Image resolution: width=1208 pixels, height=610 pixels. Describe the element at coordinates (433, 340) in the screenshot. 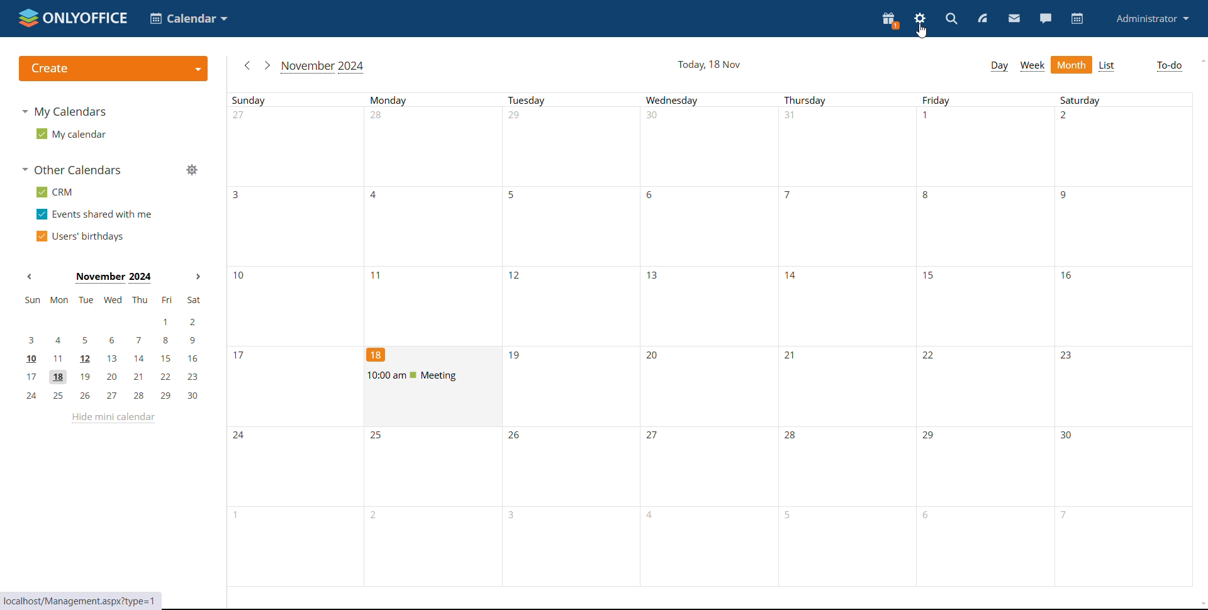

I see `Monday` at that location.